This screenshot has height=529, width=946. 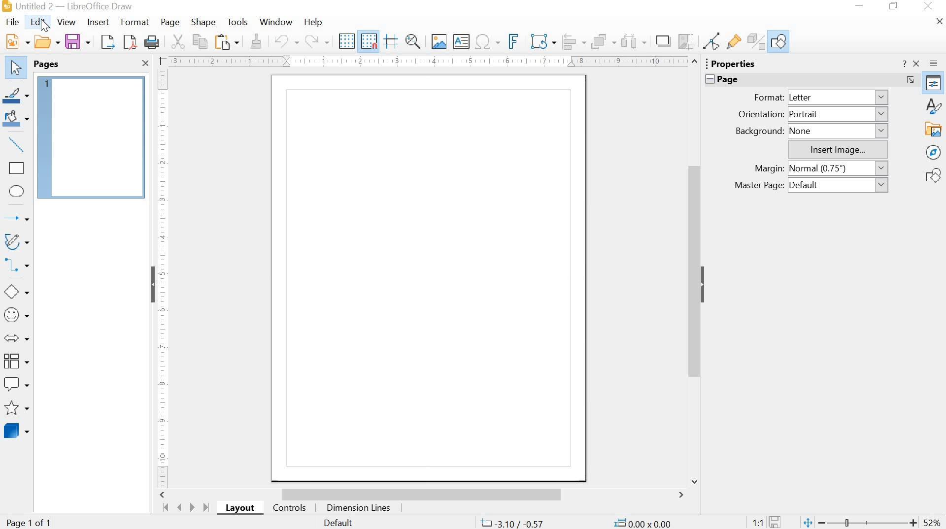 What do you see at coordinates (487, 42) in the screenshot?
I see `Insert Special Characters` at bounding box center [487, 42].